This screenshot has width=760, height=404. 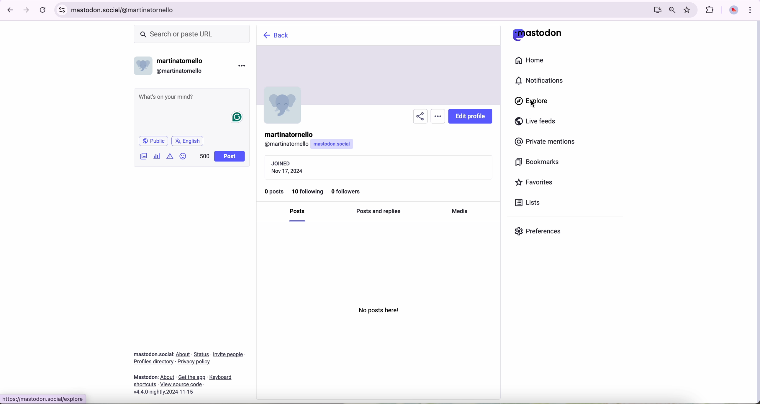 I want to click on 10 following, so click(x=307, y=192).